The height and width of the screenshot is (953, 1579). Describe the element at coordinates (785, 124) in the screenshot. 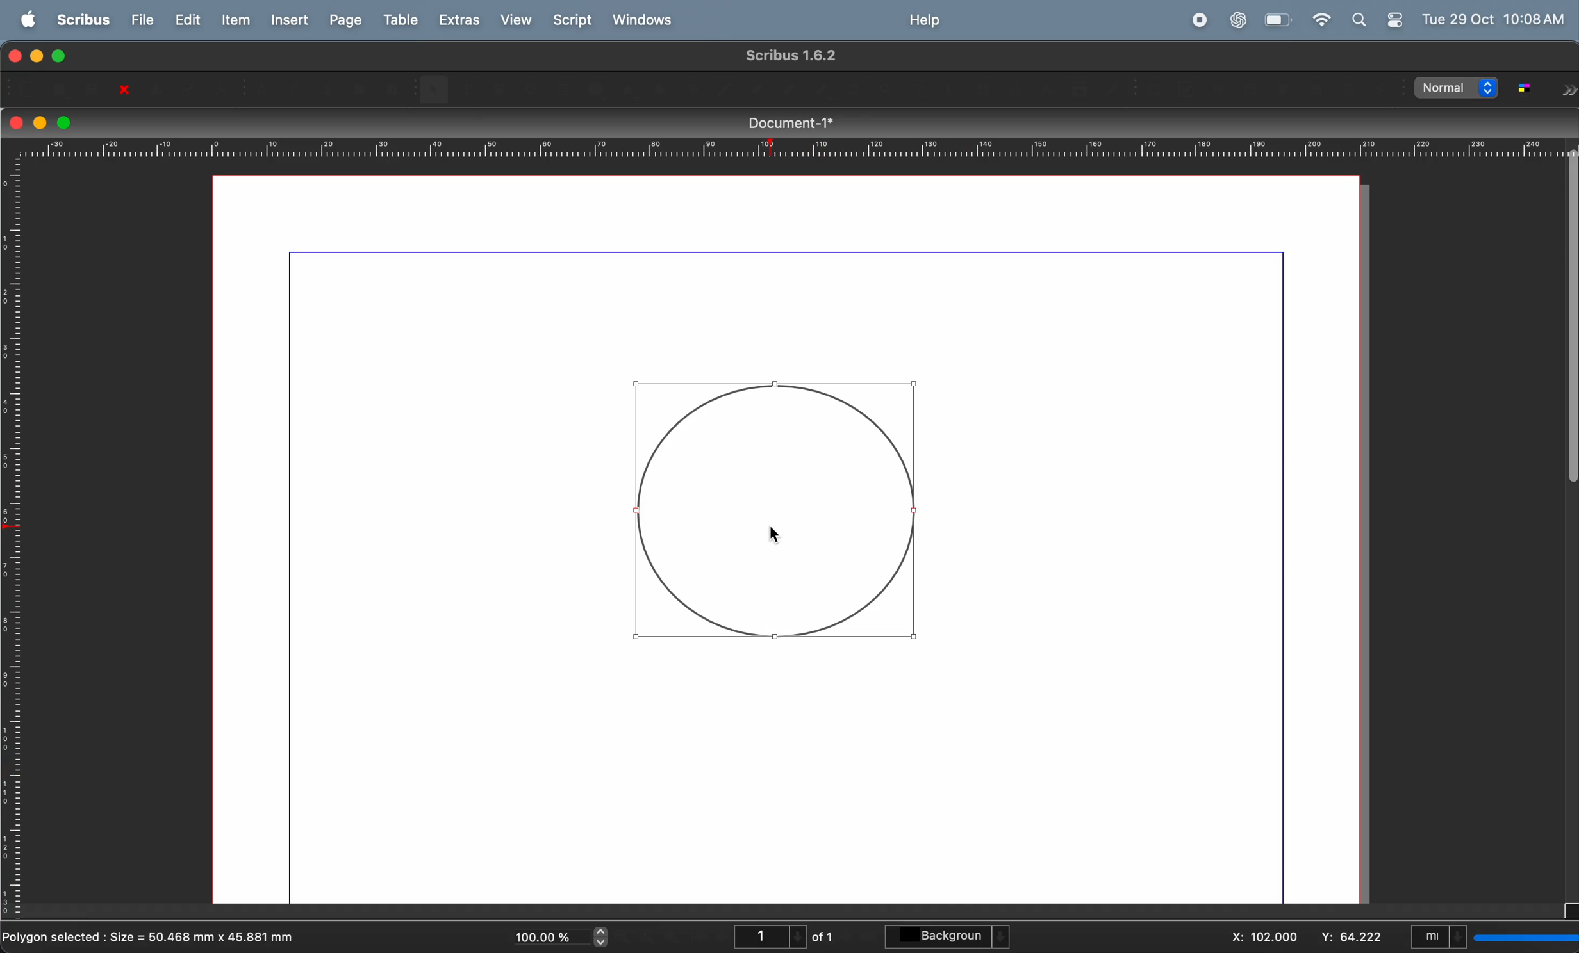

I see `document title` at that location.